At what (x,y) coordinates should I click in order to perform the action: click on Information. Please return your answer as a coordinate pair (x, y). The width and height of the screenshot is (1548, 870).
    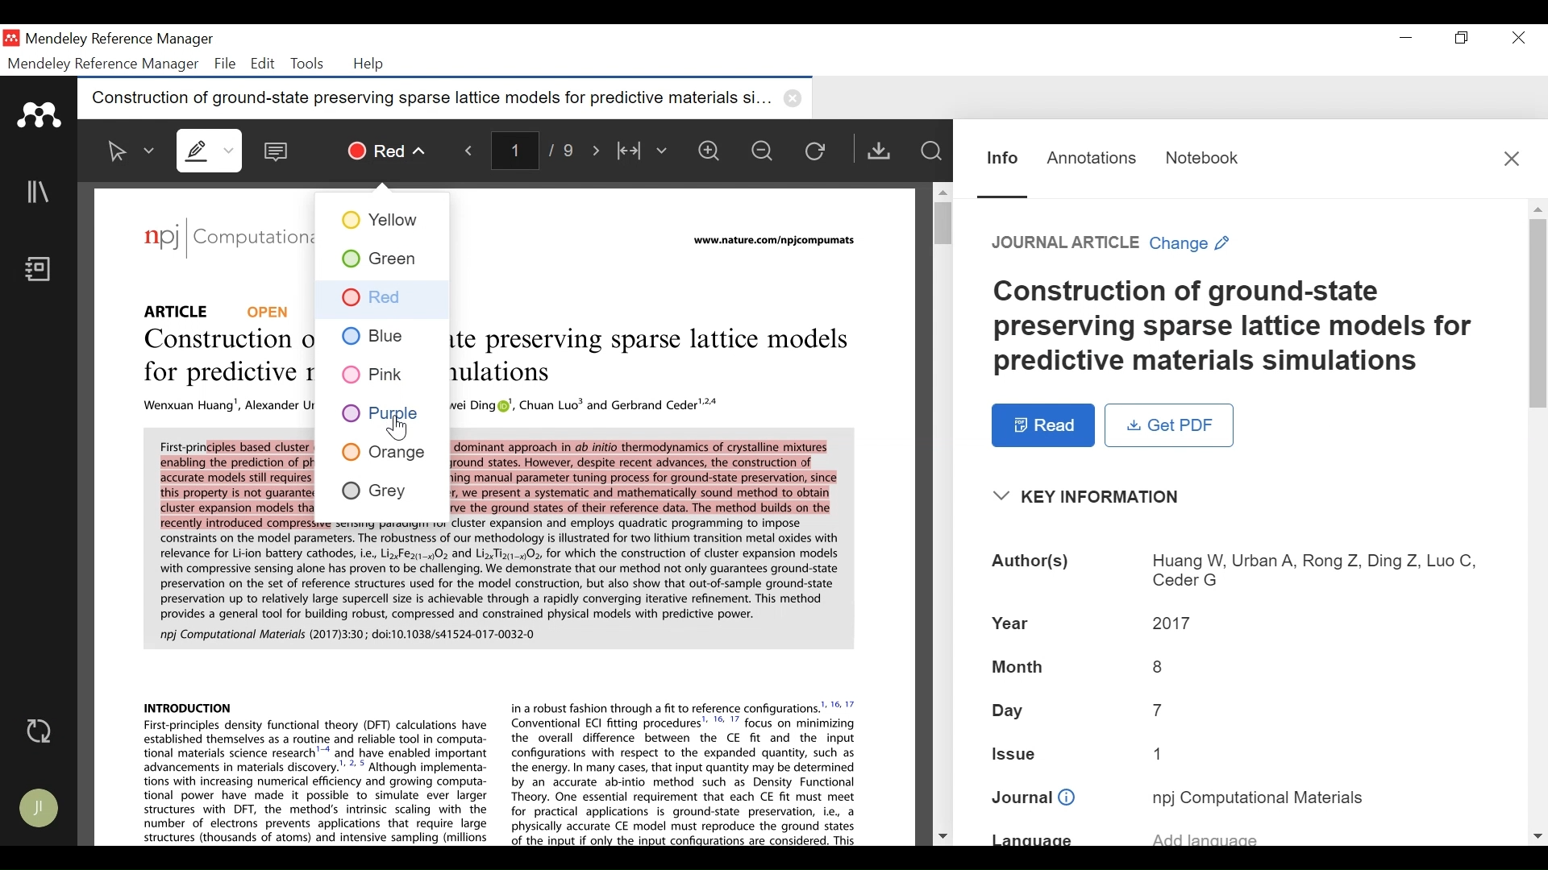
    Looking at the image, I should click on (1005, 168).